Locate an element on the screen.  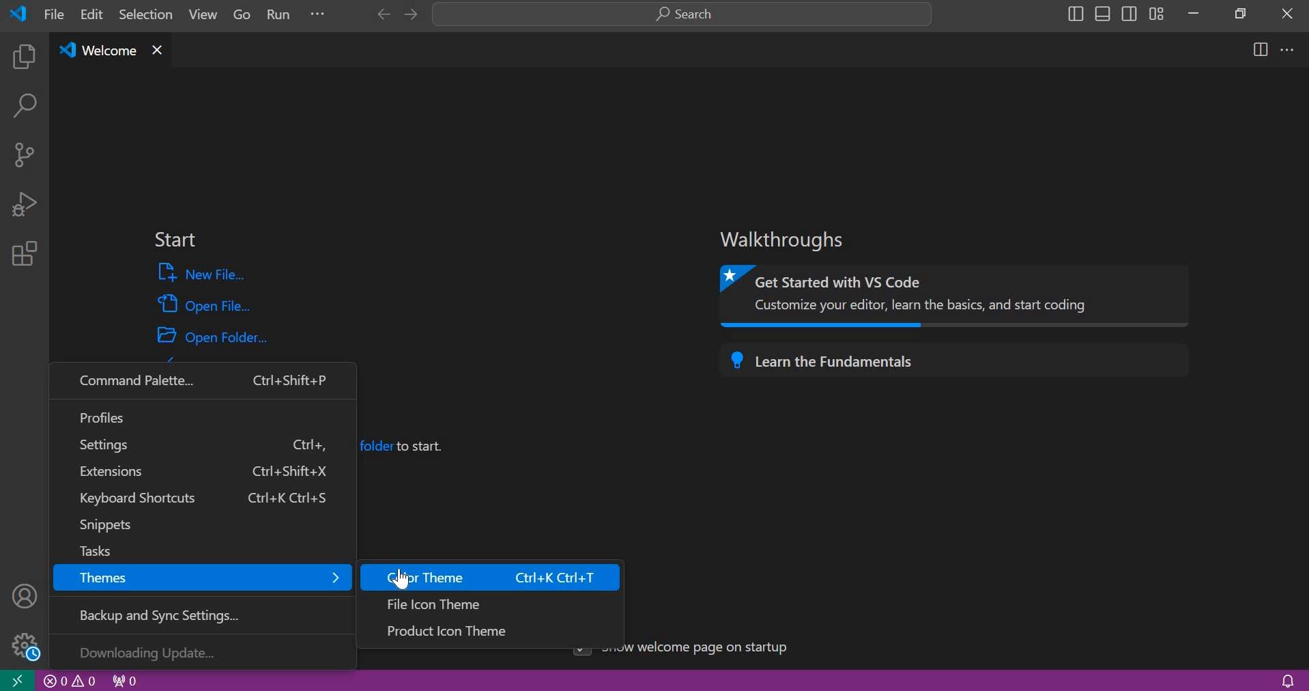
search is located at coordinates (682, 15).